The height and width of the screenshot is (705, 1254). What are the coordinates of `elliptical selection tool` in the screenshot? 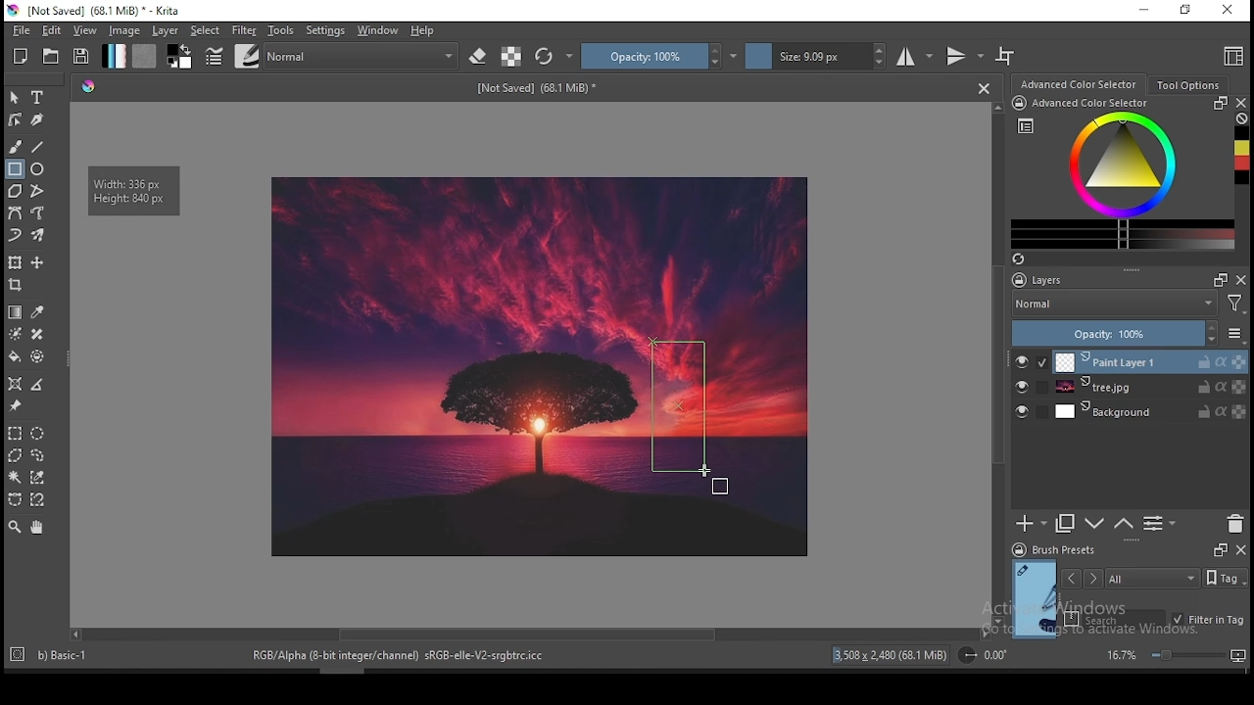 It's located at (38, 431).